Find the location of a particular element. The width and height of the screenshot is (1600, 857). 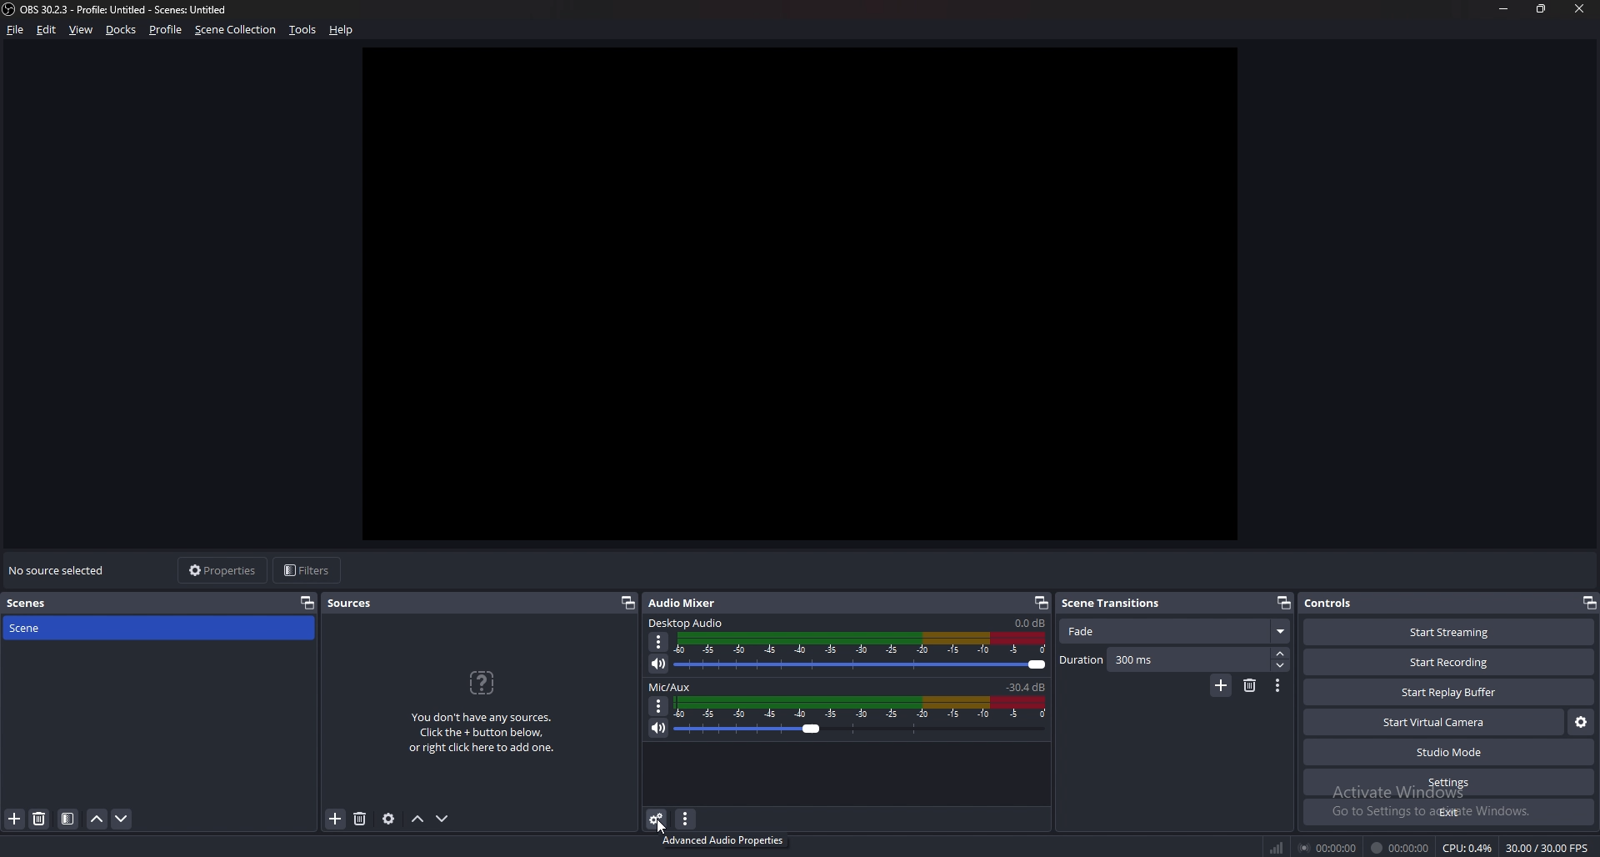

profile is located at coordinates (168, 29).